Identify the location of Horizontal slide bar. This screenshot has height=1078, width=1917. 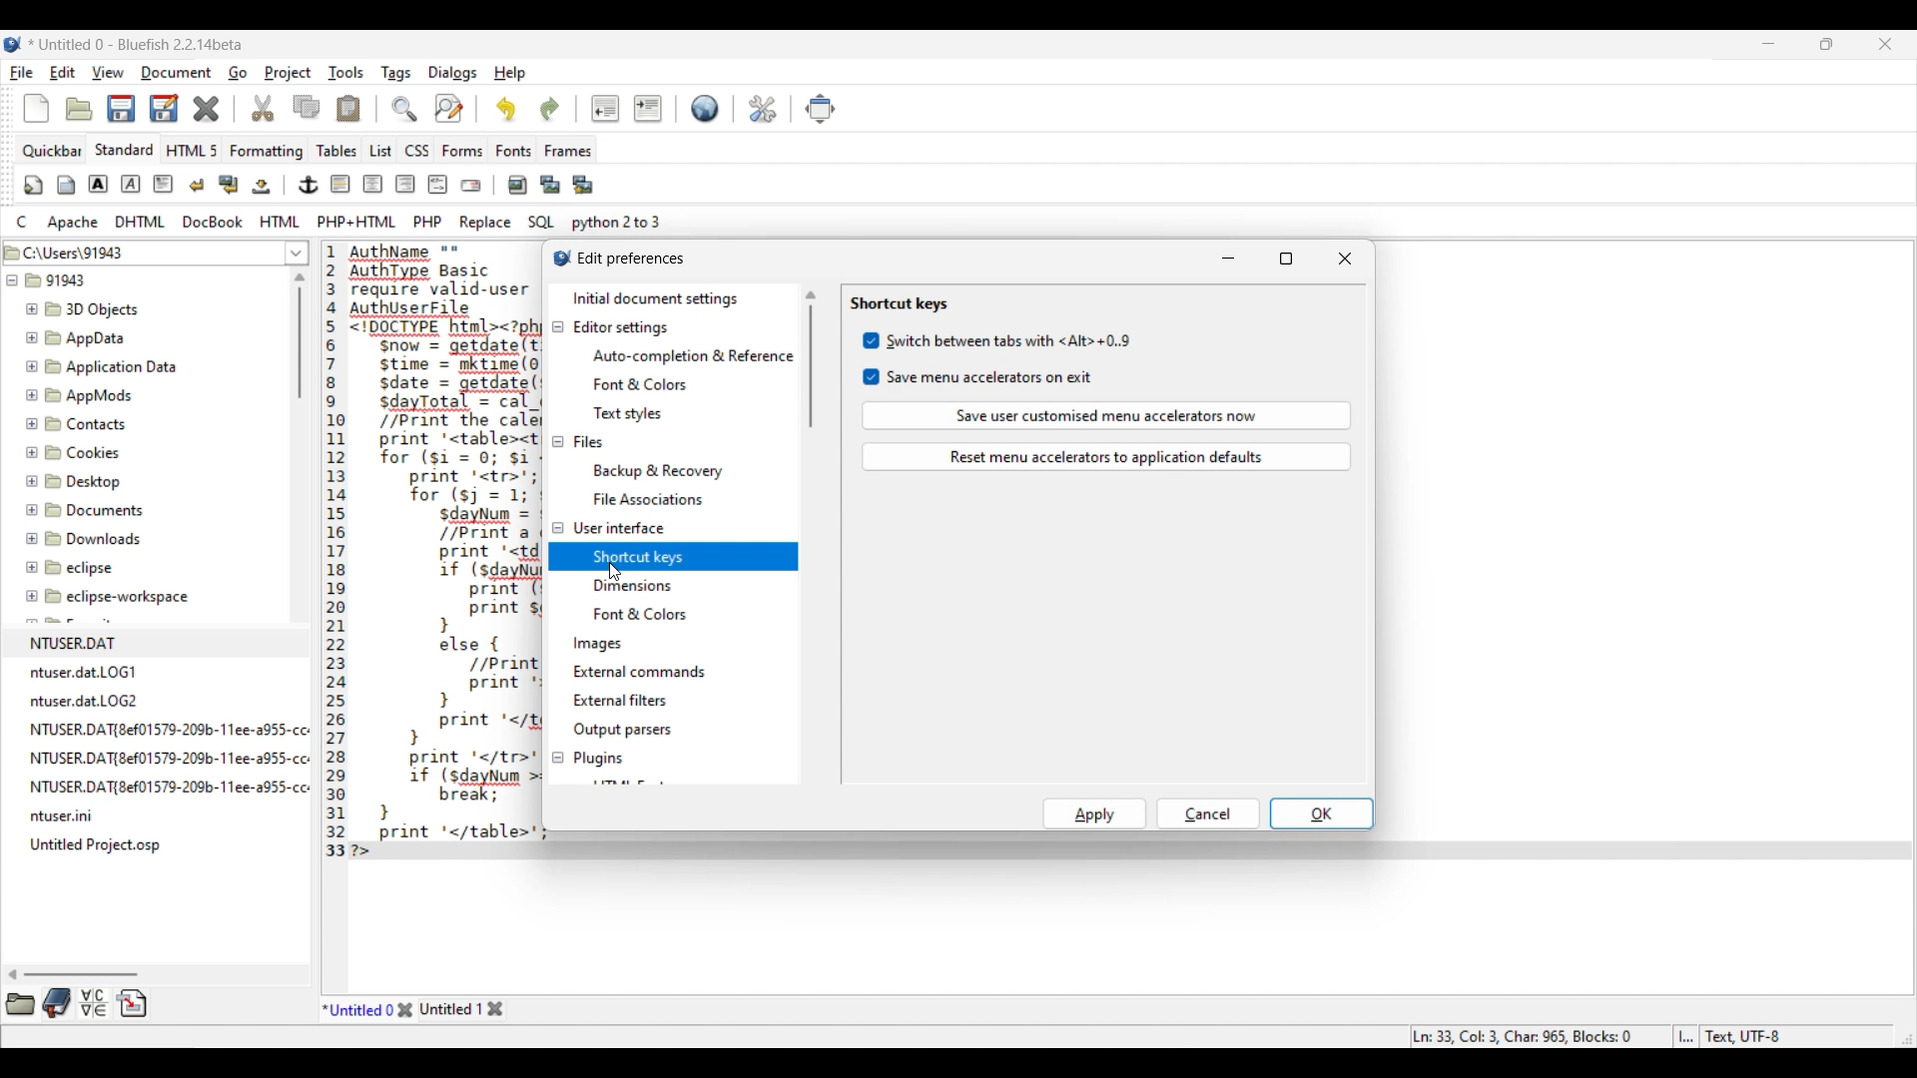
(73, 974).